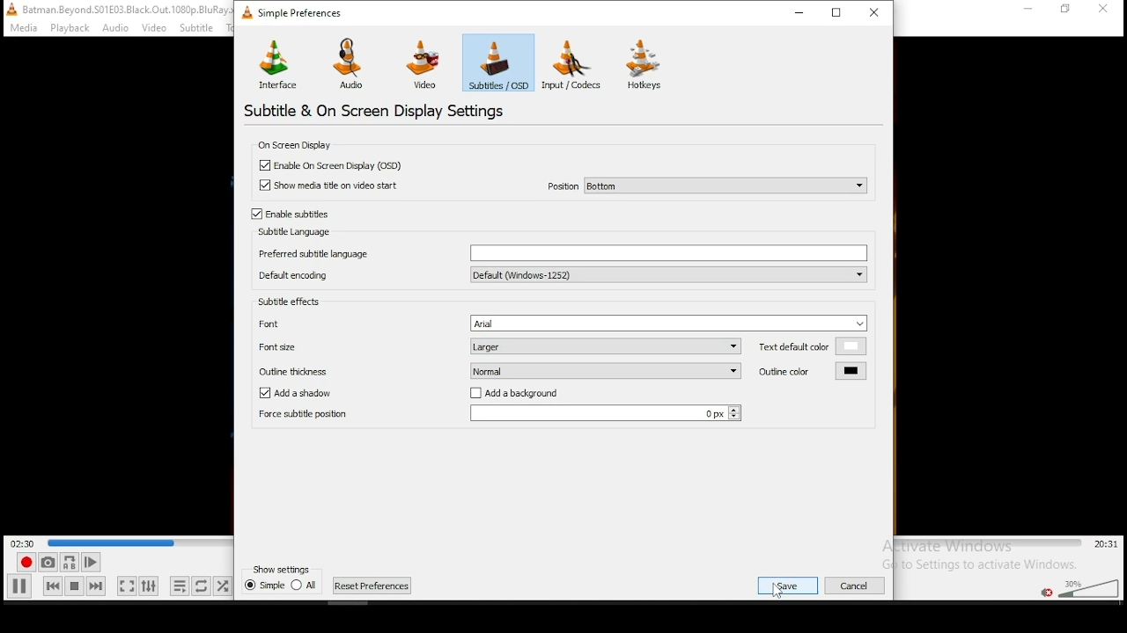 The image size is (1127, 633). Describe the element at coordinates (296, 16) in the screenshot. I see `simple preferences` at that location.